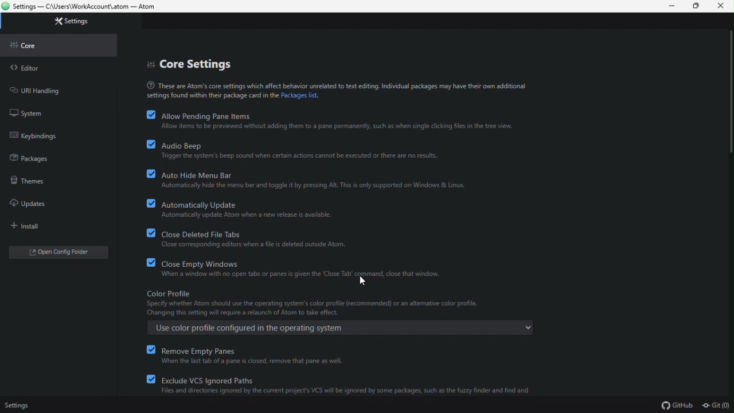 Image resolution: width=734 pixels, height=413 pixels. Describe the element at coordinates (339, 303) in the screenshot. I see `color profile` at that location.